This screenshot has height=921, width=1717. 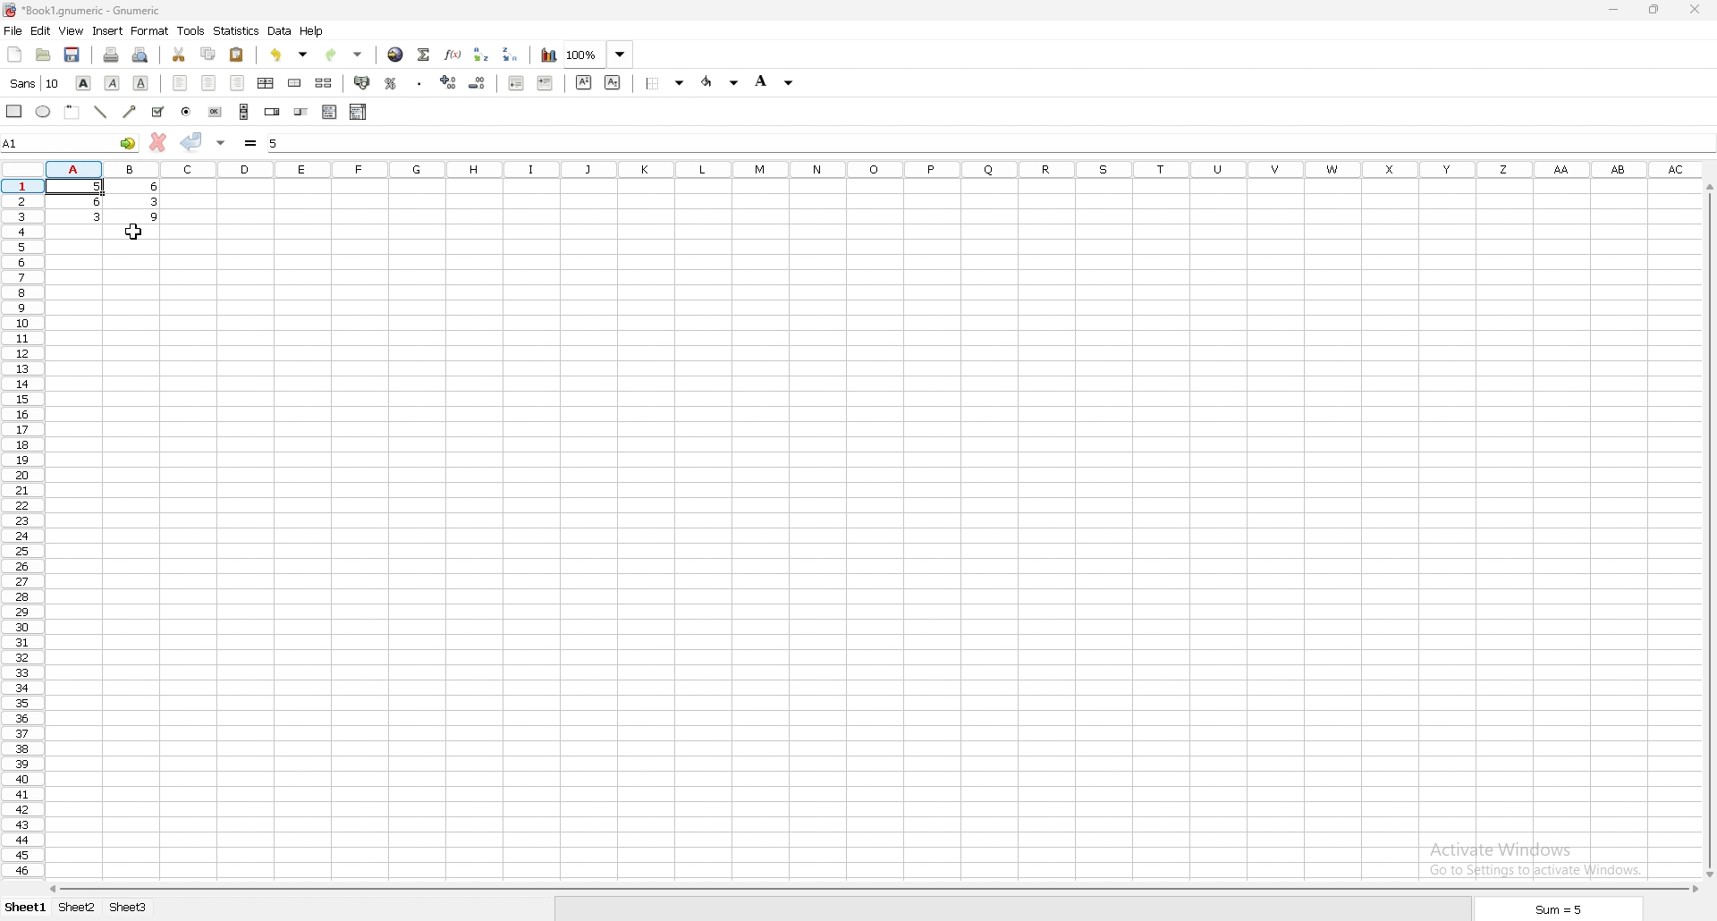 I want to click on sheet, so click(x=27, y=907).